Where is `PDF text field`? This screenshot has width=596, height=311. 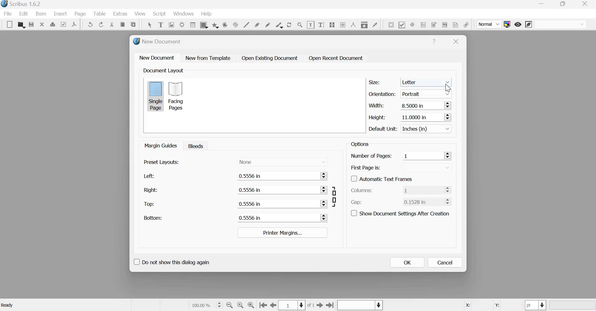 PDF text field is located at coordinates (423, 24).